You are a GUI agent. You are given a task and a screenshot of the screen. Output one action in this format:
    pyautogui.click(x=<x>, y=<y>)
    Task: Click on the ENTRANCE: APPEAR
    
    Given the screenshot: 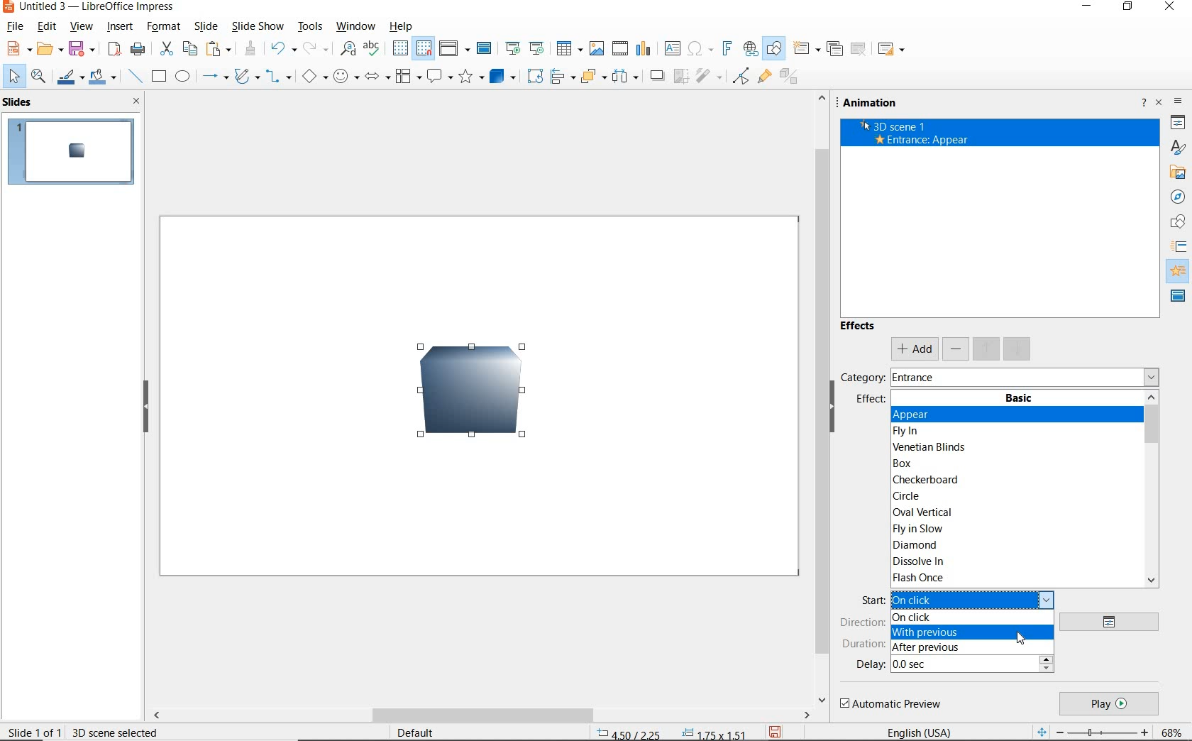 What is the action you would take?
    pyautogui.click(x=922, y=140)
    